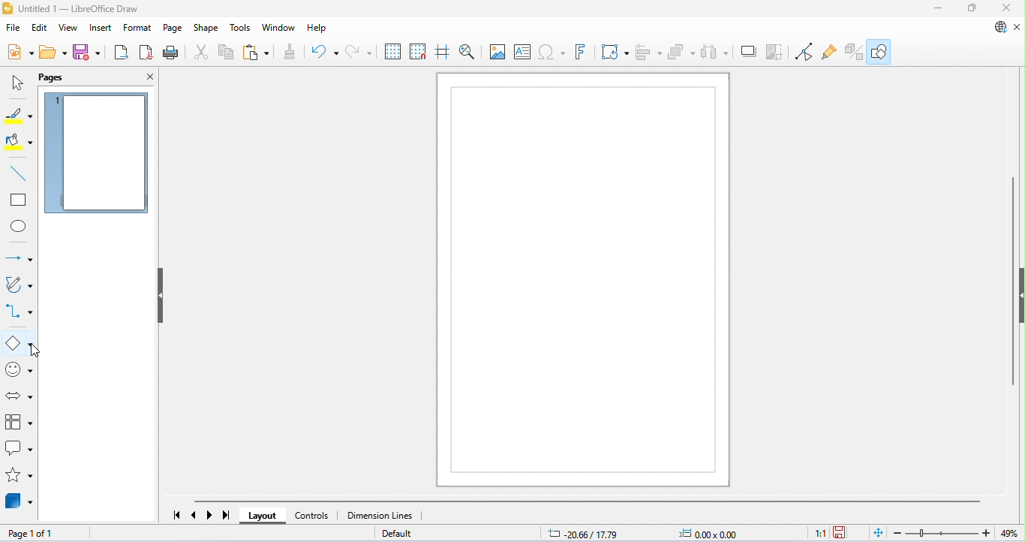 This screenshot has width=1025, height=542. What do you see at coordinates (20, 475) in the screenshot?
I see `stars and banners` at bounding box center [20, 475].